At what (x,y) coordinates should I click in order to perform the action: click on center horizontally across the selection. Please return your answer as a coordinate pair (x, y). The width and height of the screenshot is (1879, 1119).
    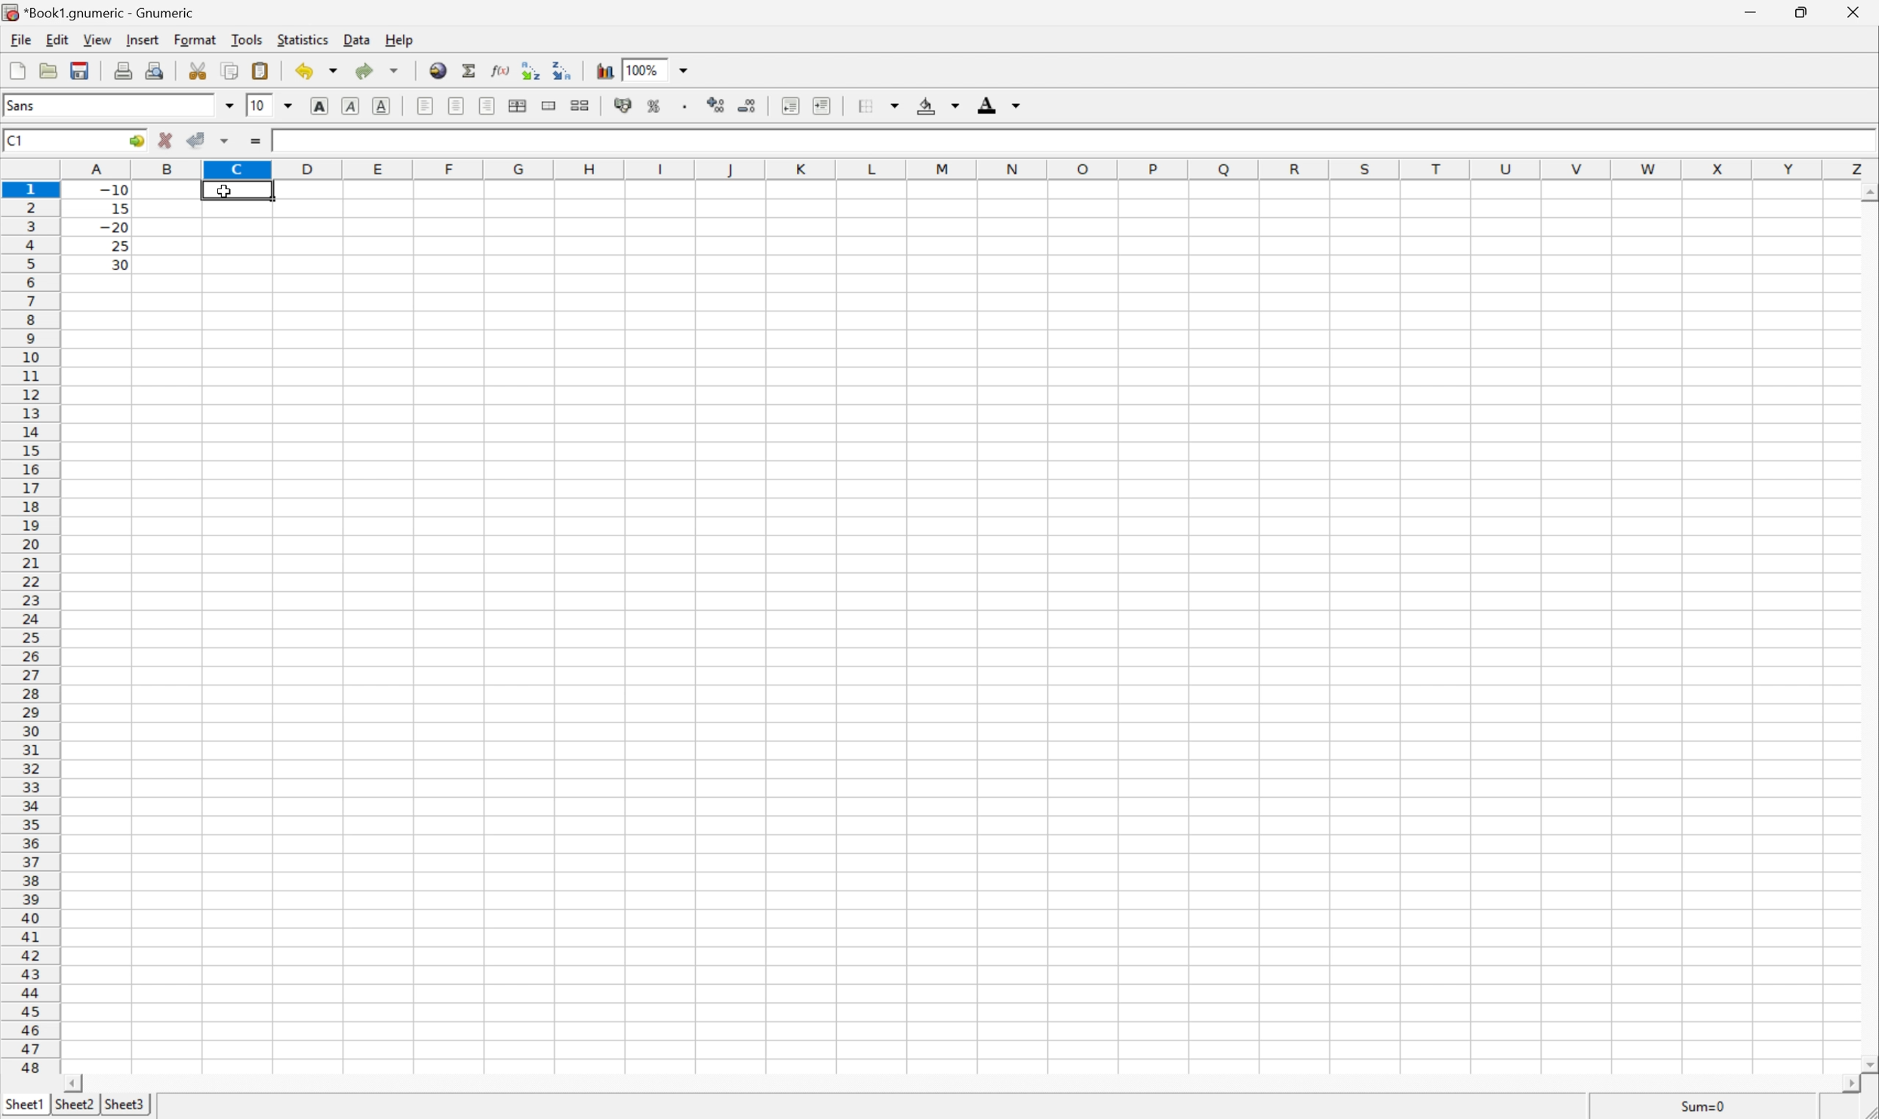
    Looking at the image, I should click on (519, 106).